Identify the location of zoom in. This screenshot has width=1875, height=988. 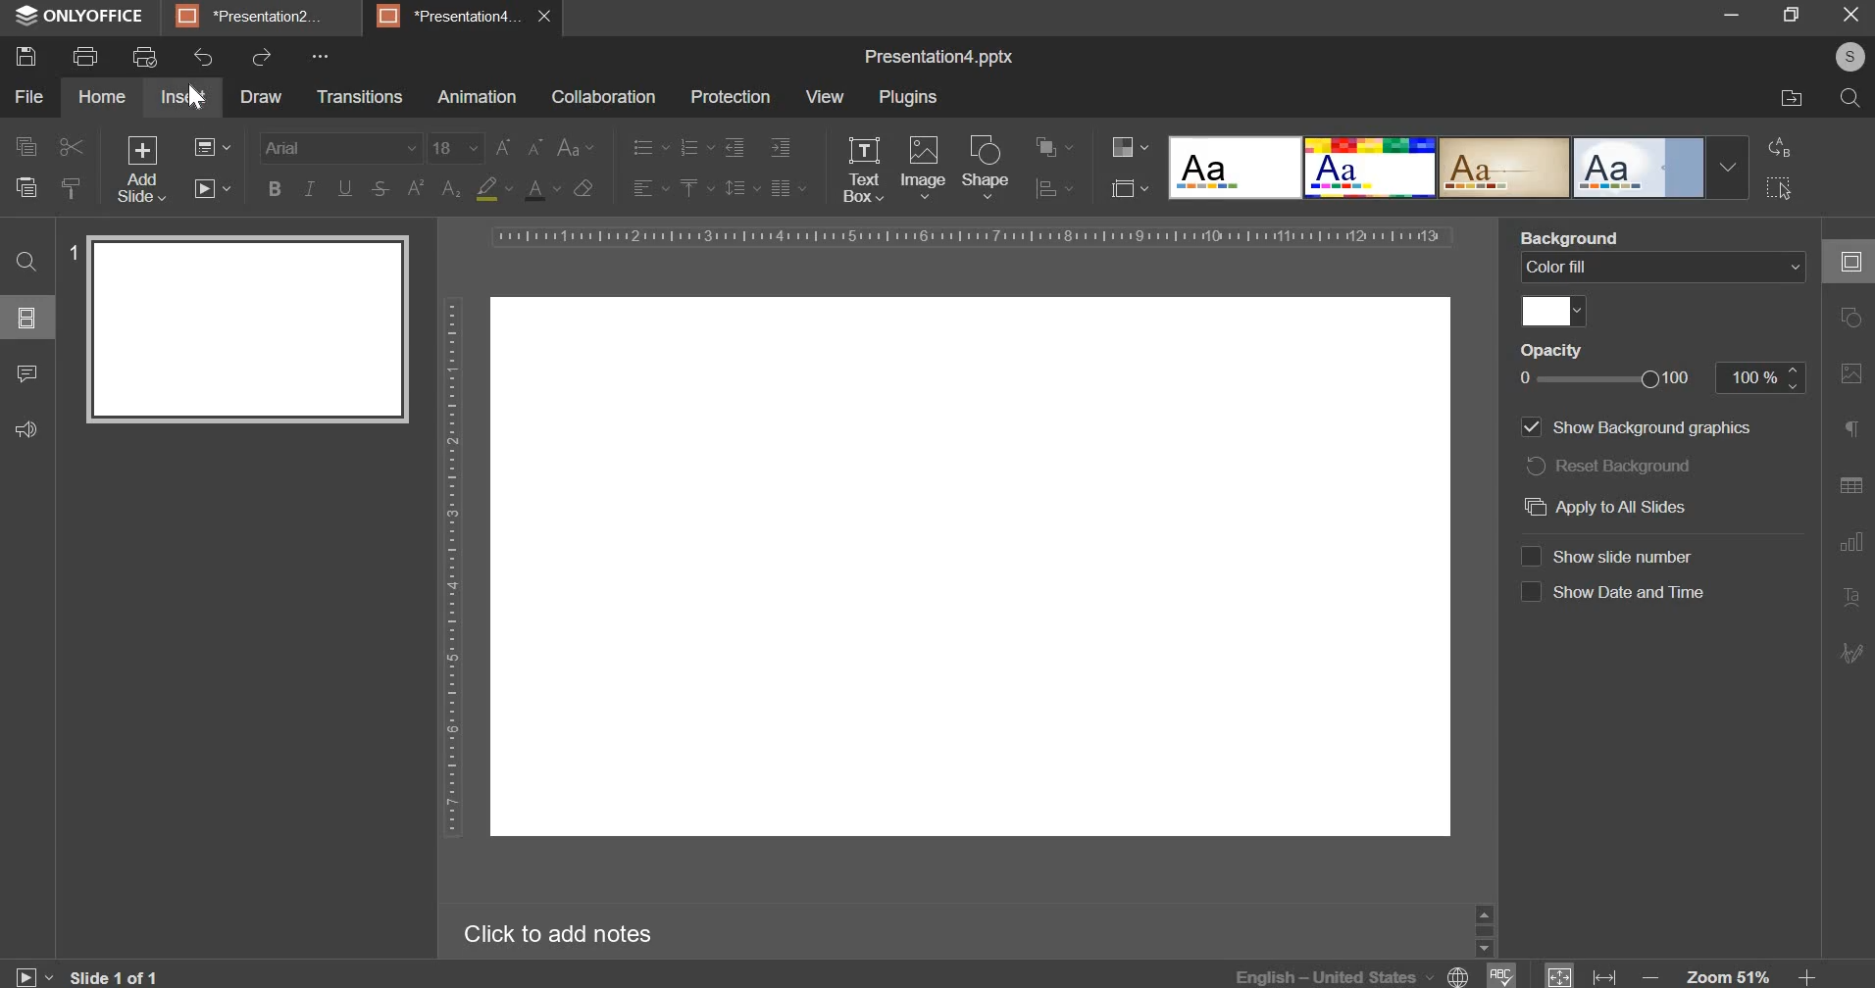
(1815, 976).